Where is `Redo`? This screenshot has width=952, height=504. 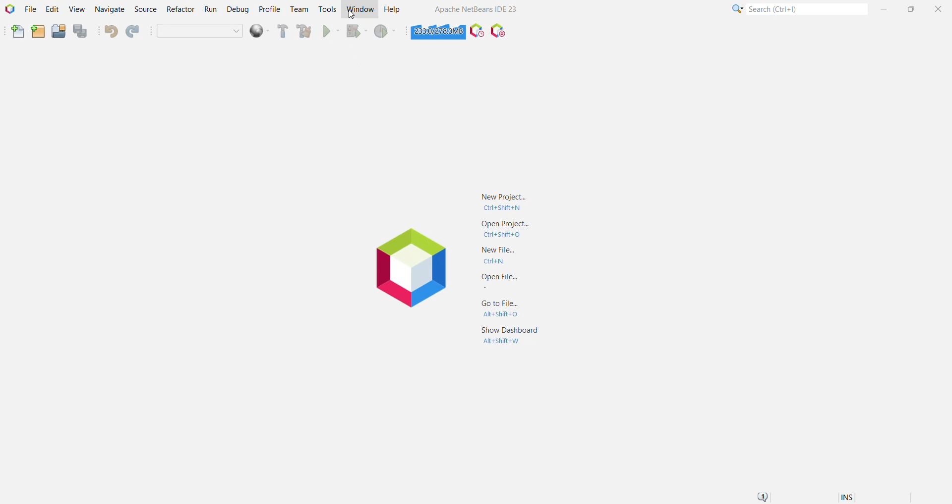 Redo is located at coordinates (135, 32).